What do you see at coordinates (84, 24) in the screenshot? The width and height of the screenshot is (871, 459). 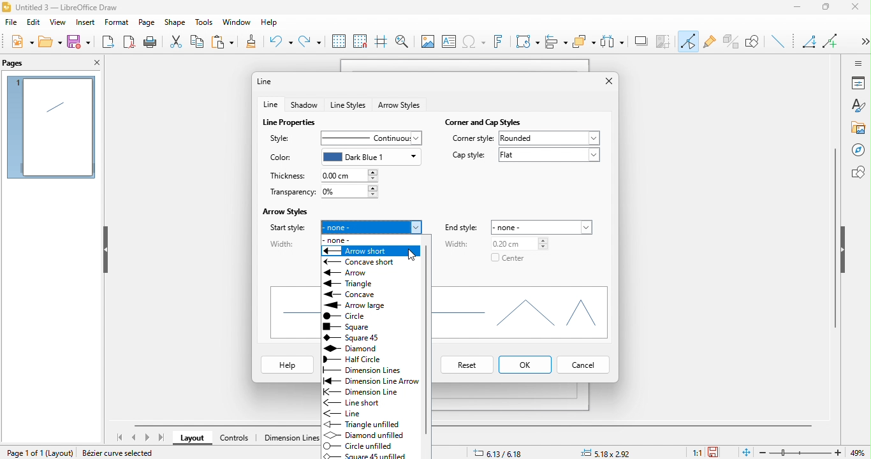 I see `insert` at bounding box center [84, 24].